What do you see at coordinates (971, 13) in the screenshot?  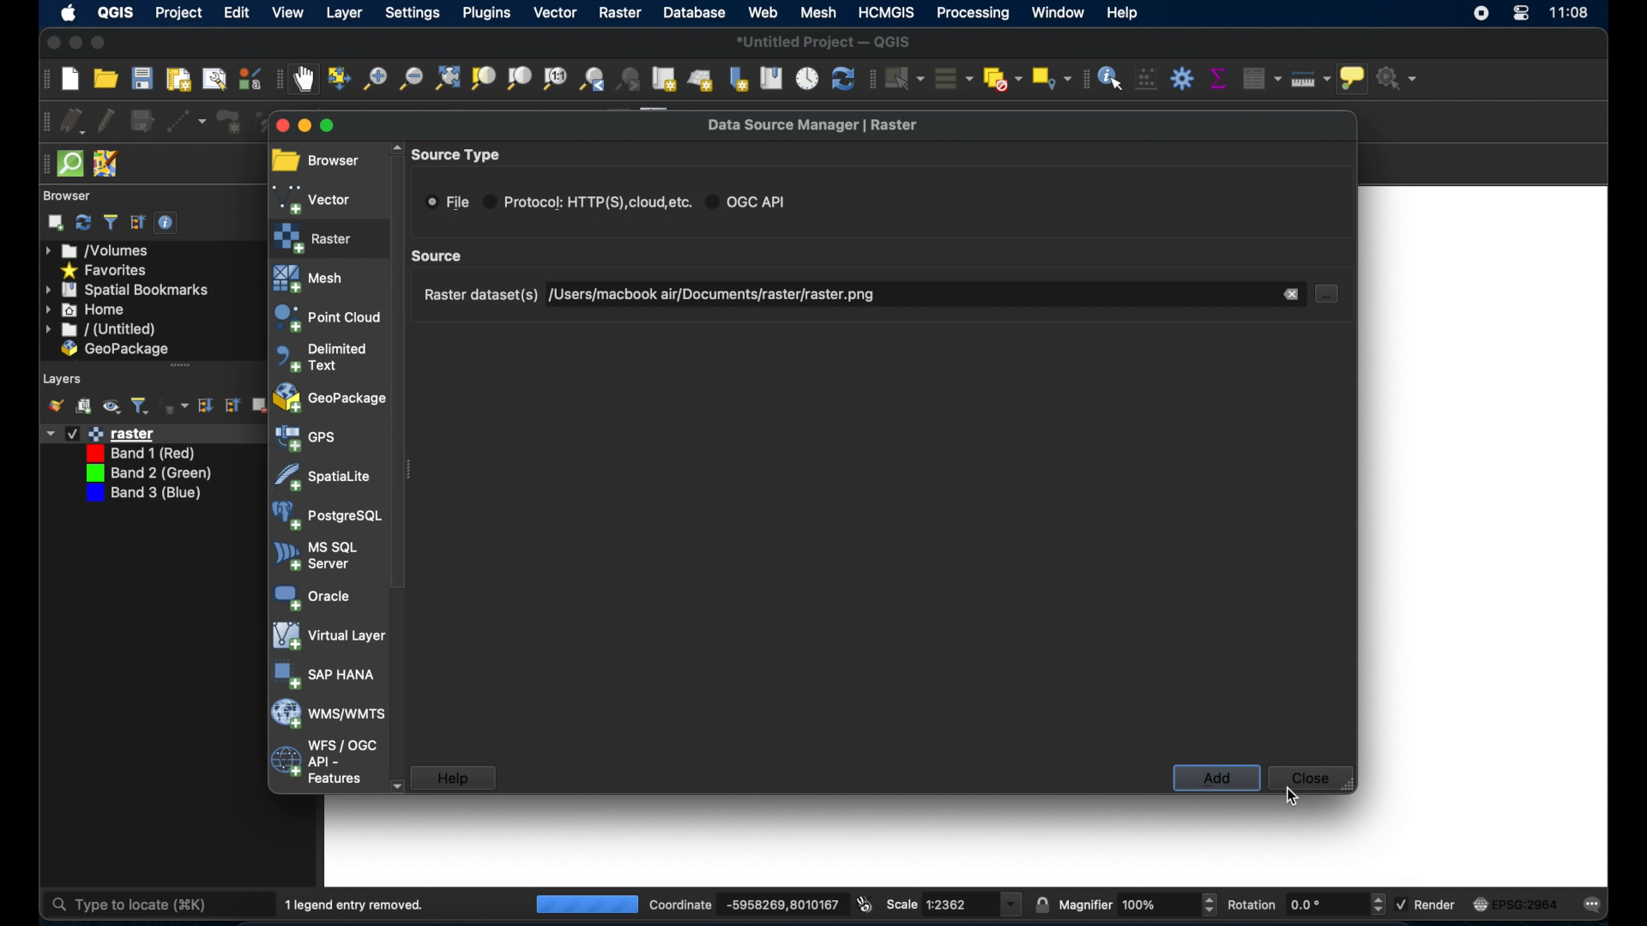 I see `processing` at bounding box center [971, 13].